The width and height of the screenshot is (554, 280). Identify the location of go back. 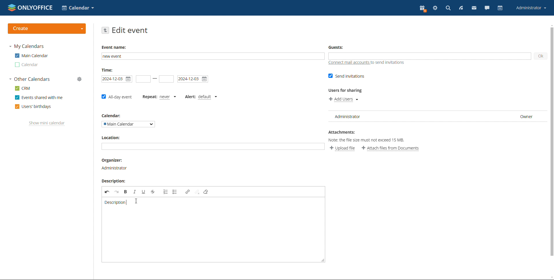
(105, 30).